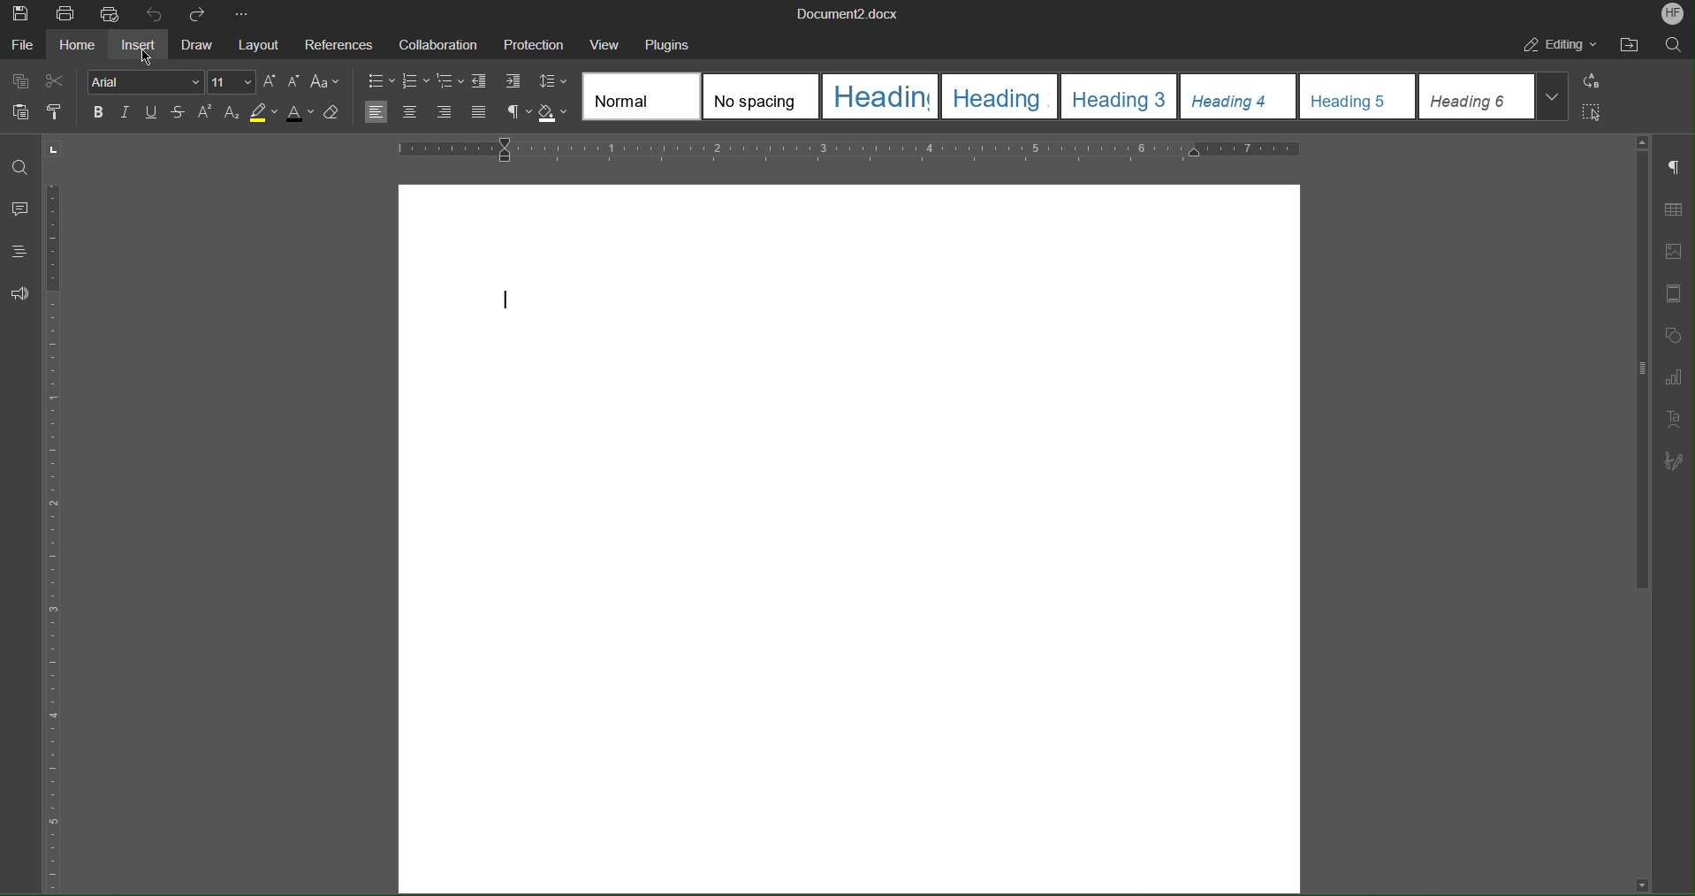  Describe the element at coordinates (23, 12) in the screenshot. I see `Save` at that location.